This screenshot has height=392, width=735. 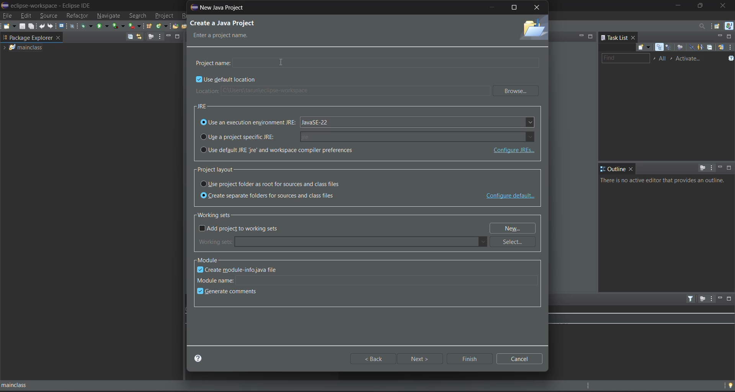 What do you see at coordinates (108, 16) in the screenshot?
I see `navigate` at bounding box center [108, 16].